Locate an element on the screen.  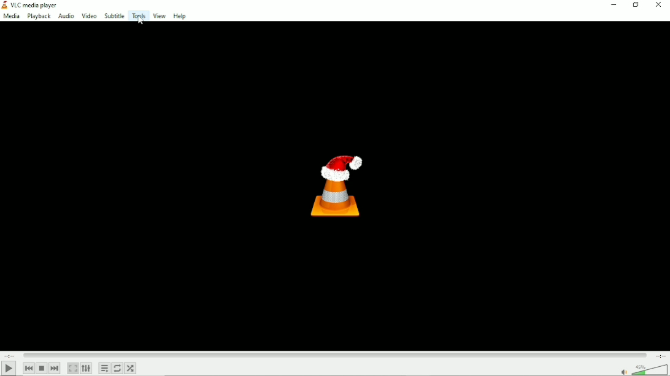
random is located at coordinates (131, 368).